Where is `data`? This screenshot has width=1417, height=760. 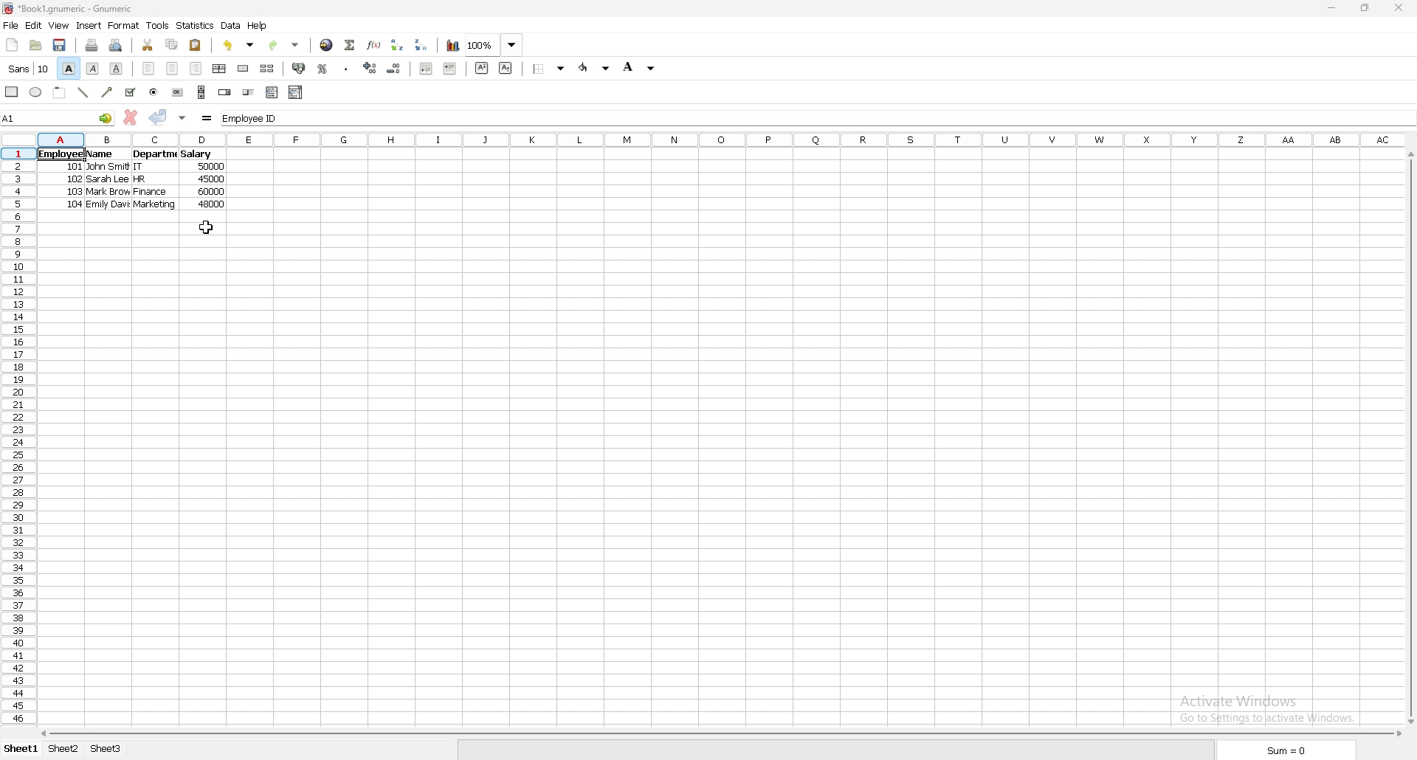 data is located at coordinates (231, 26).